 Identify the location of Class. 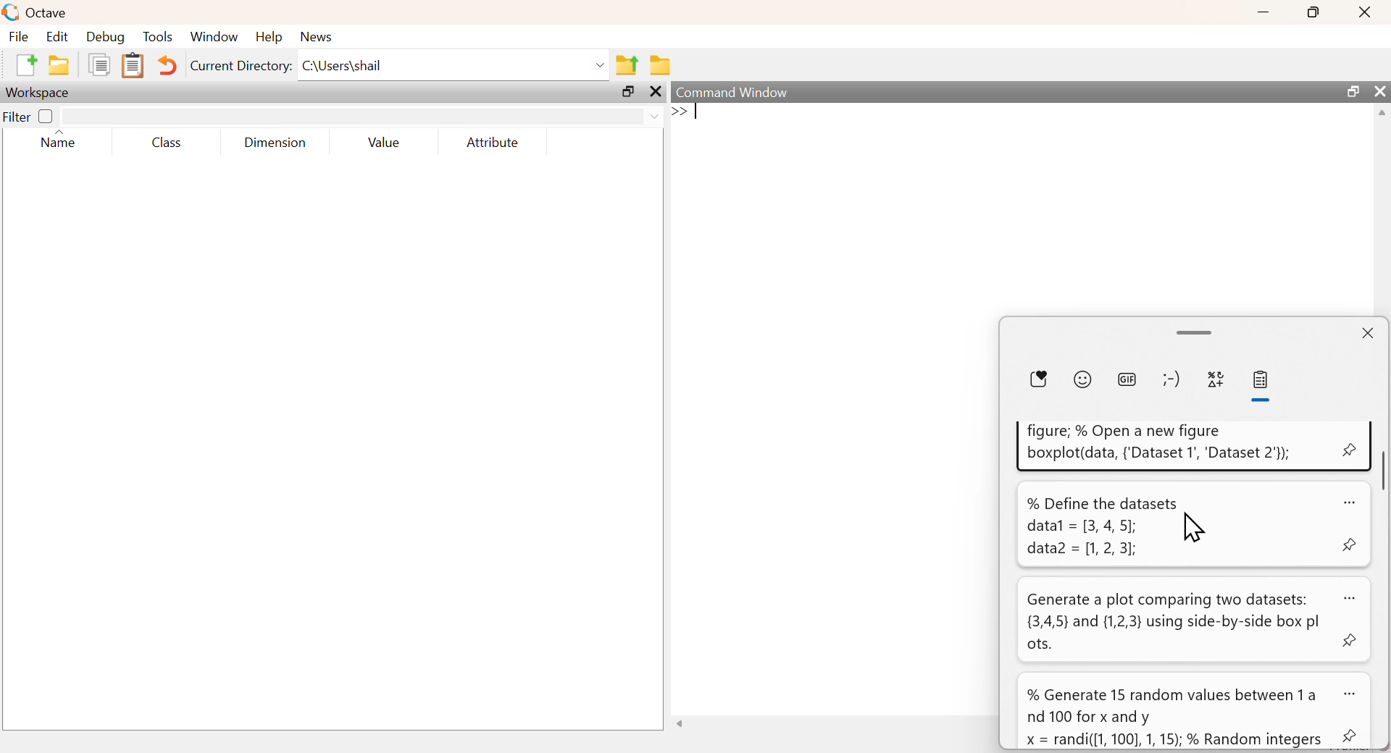
(171, 143).